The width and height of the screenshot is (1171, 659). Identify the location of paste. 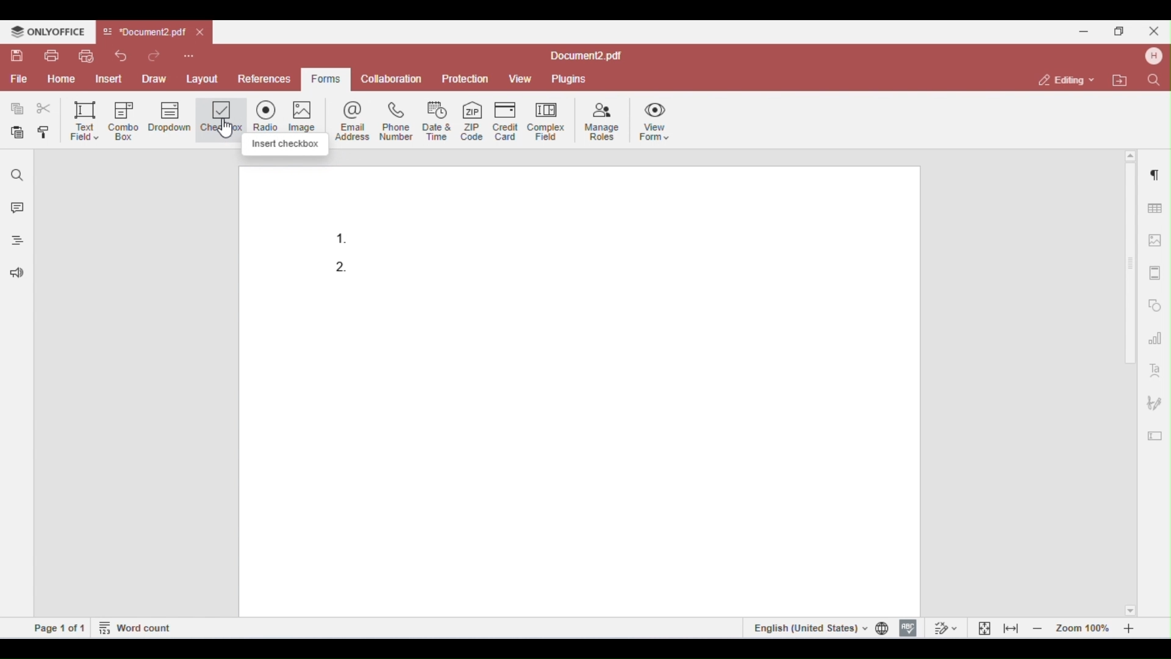
(18, 133).